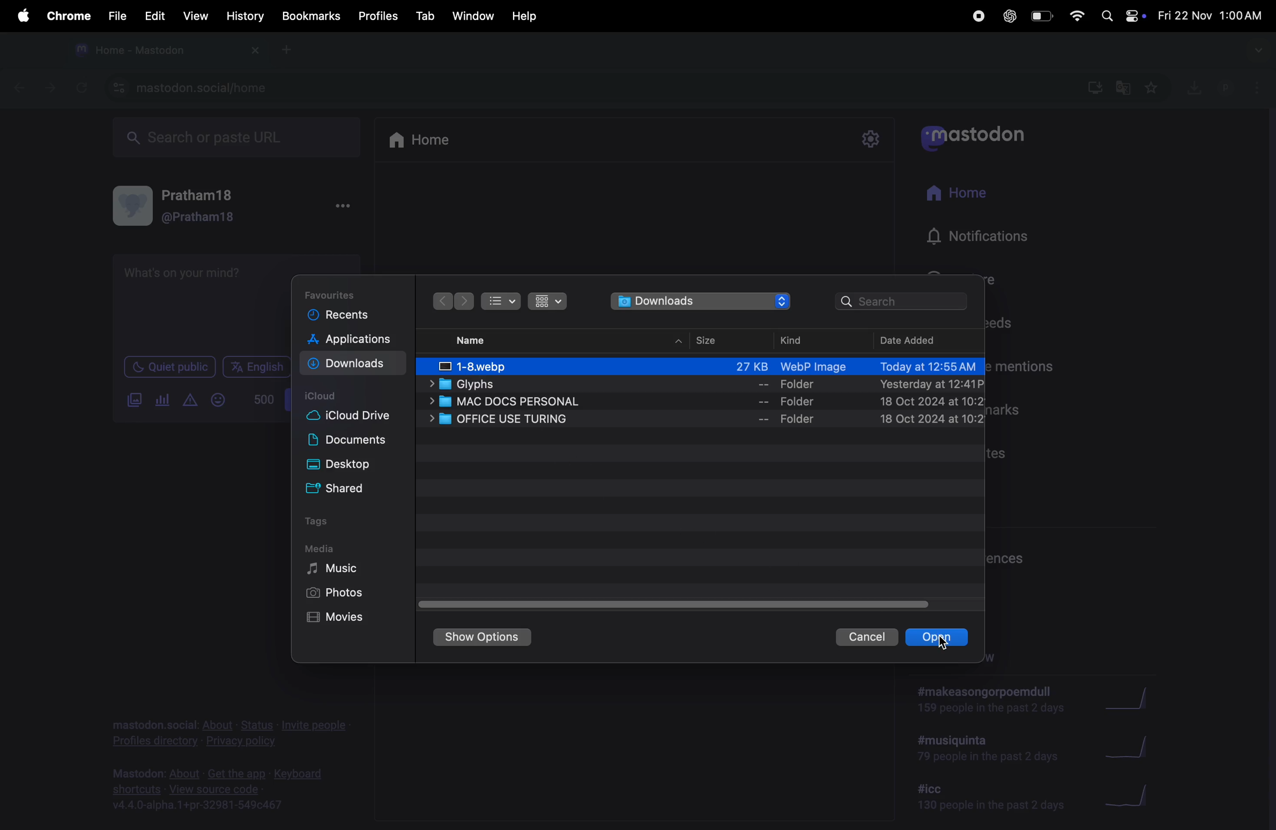  What do you see at coordinates (427, 140) in the screenshot?
I see `home` at bounding box center [427, 140].